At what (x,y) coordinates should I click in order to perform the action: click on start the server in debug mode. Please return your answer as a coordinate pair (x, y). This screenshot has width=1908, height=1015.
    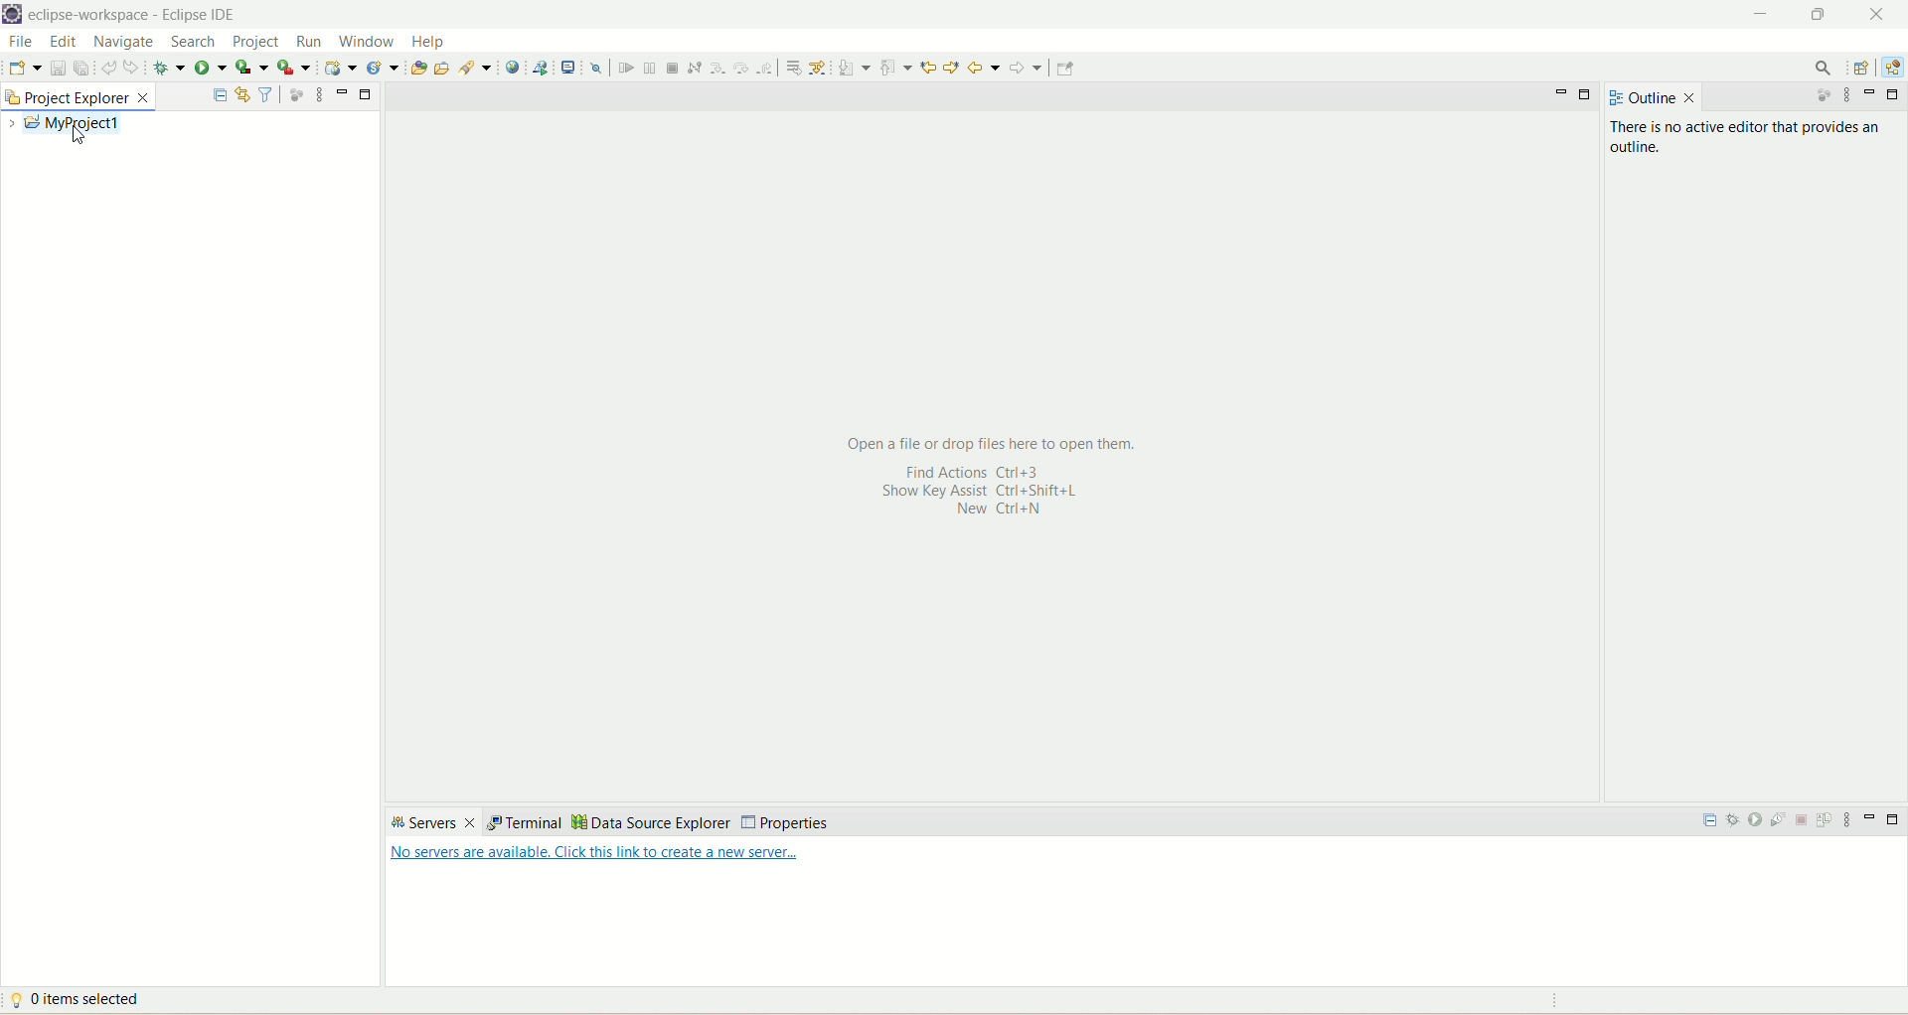
    Looking at the image, I should click on (1734, 822).